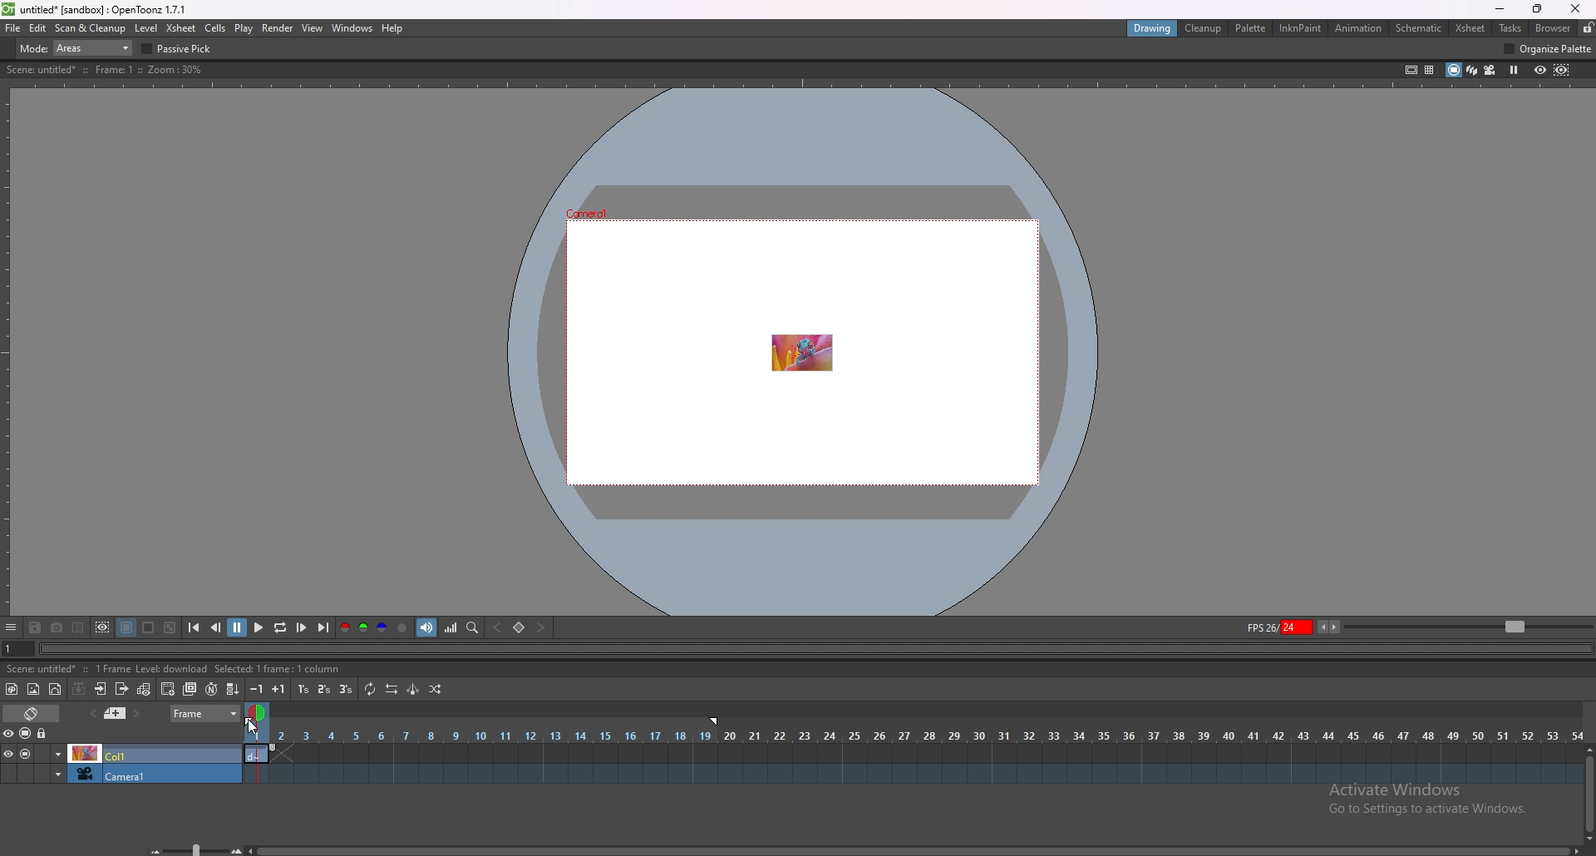 The width and height of the screenshot is (1596, 856). What do you see at coordinates (92, 713) in the screenshot?
I see `add memo` at bounding box center [92, 713].